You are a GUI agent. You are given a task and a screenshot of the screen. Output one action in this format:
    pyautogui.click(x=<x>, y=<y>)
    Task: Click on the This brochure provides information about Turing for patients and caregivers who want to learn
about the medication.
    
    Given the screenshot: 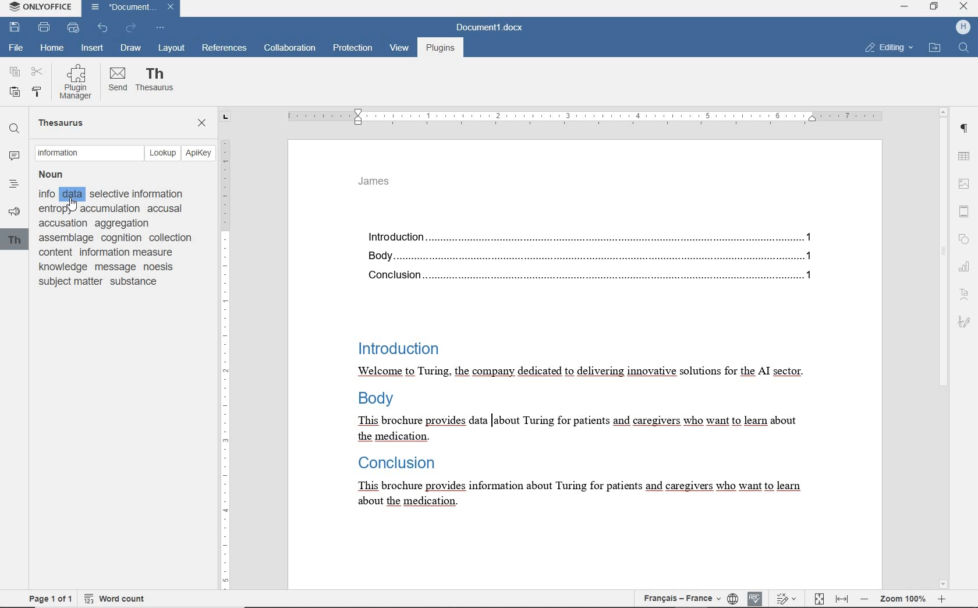 What is the action you would take?
    pyautogui.click(x=583, y=494)
    